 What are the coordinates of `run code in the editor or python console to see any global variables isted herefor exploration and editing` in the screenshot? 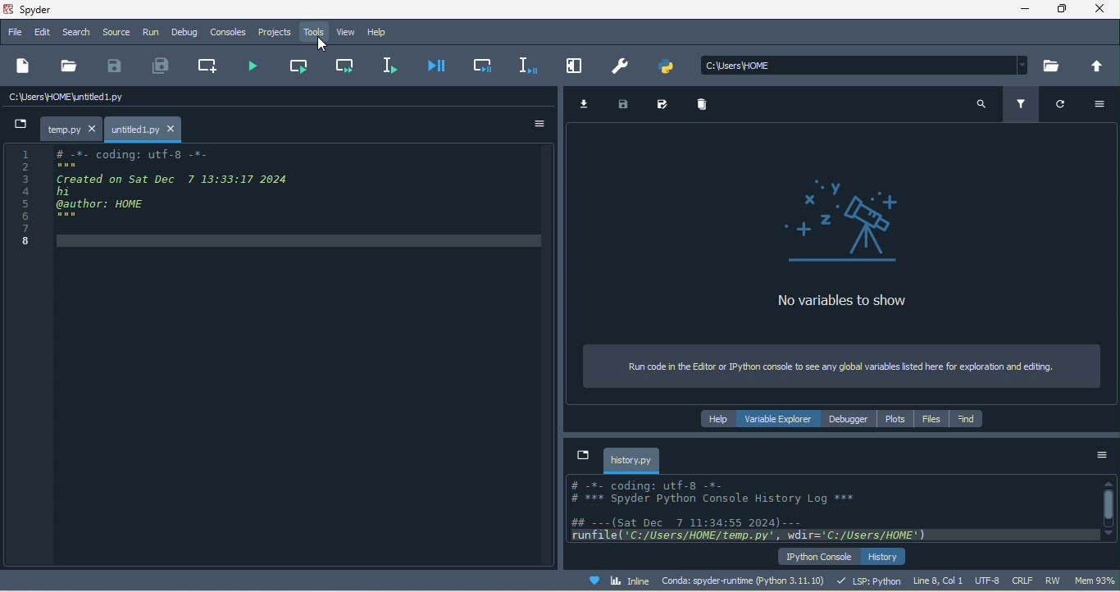 It's located at (839, 366).